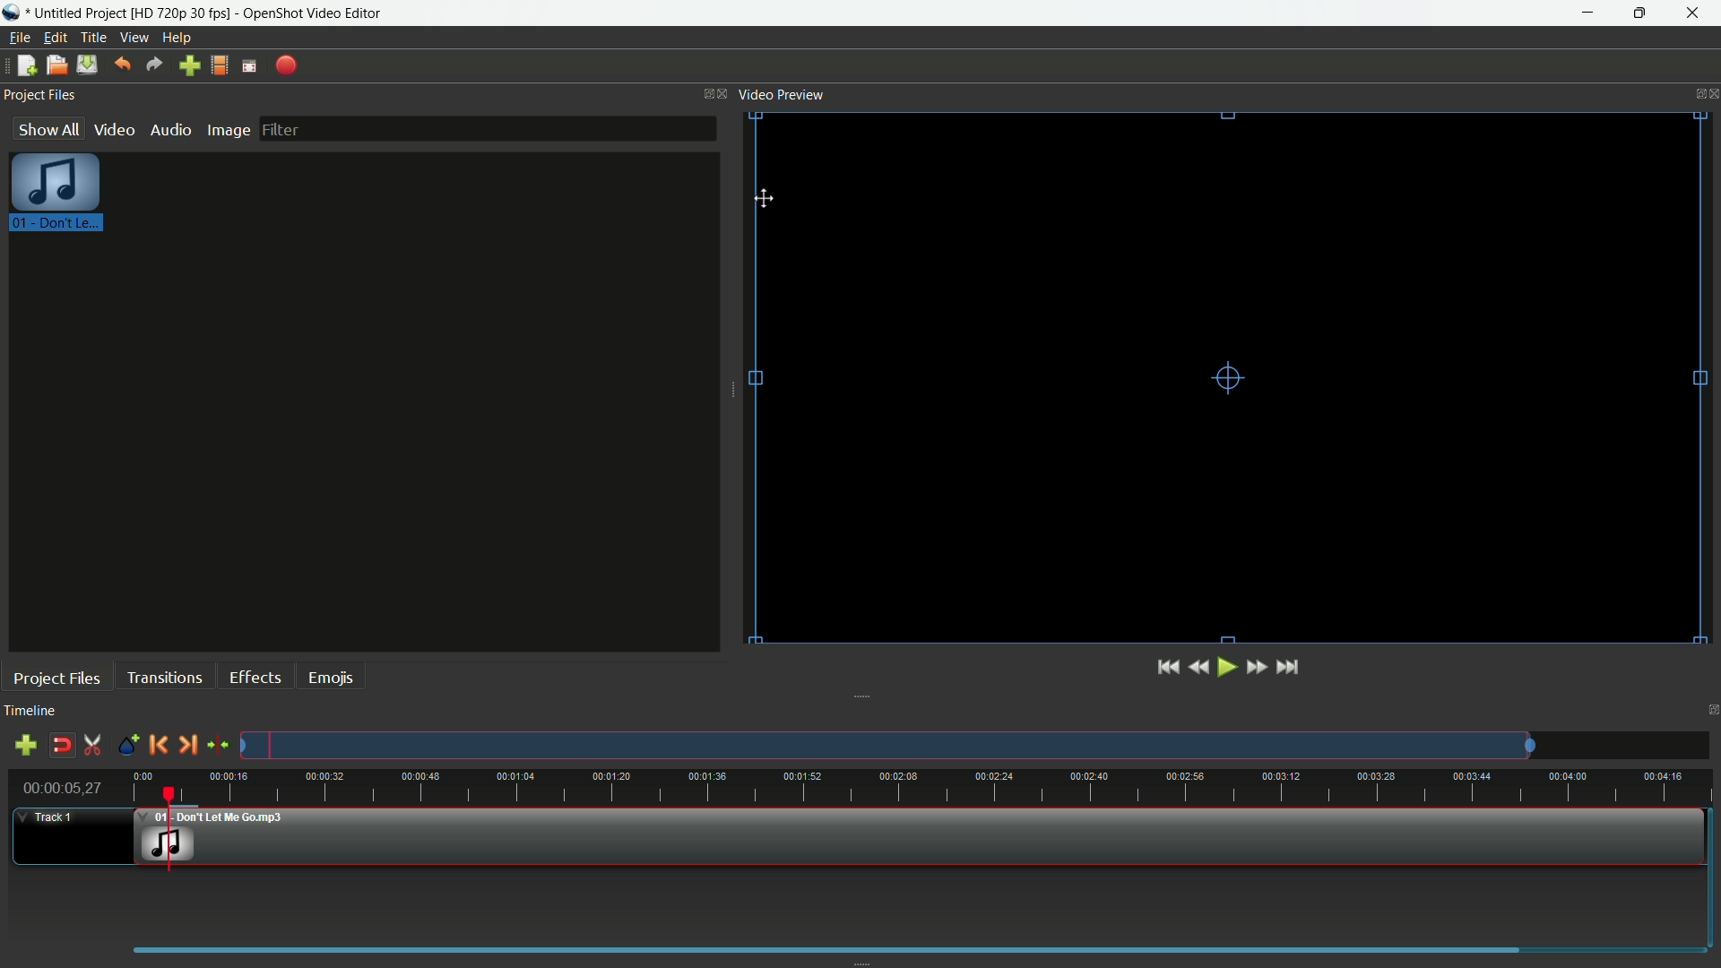 The image size is (1721, 968). I want to click on quickly play backward, so click(1201, 667).